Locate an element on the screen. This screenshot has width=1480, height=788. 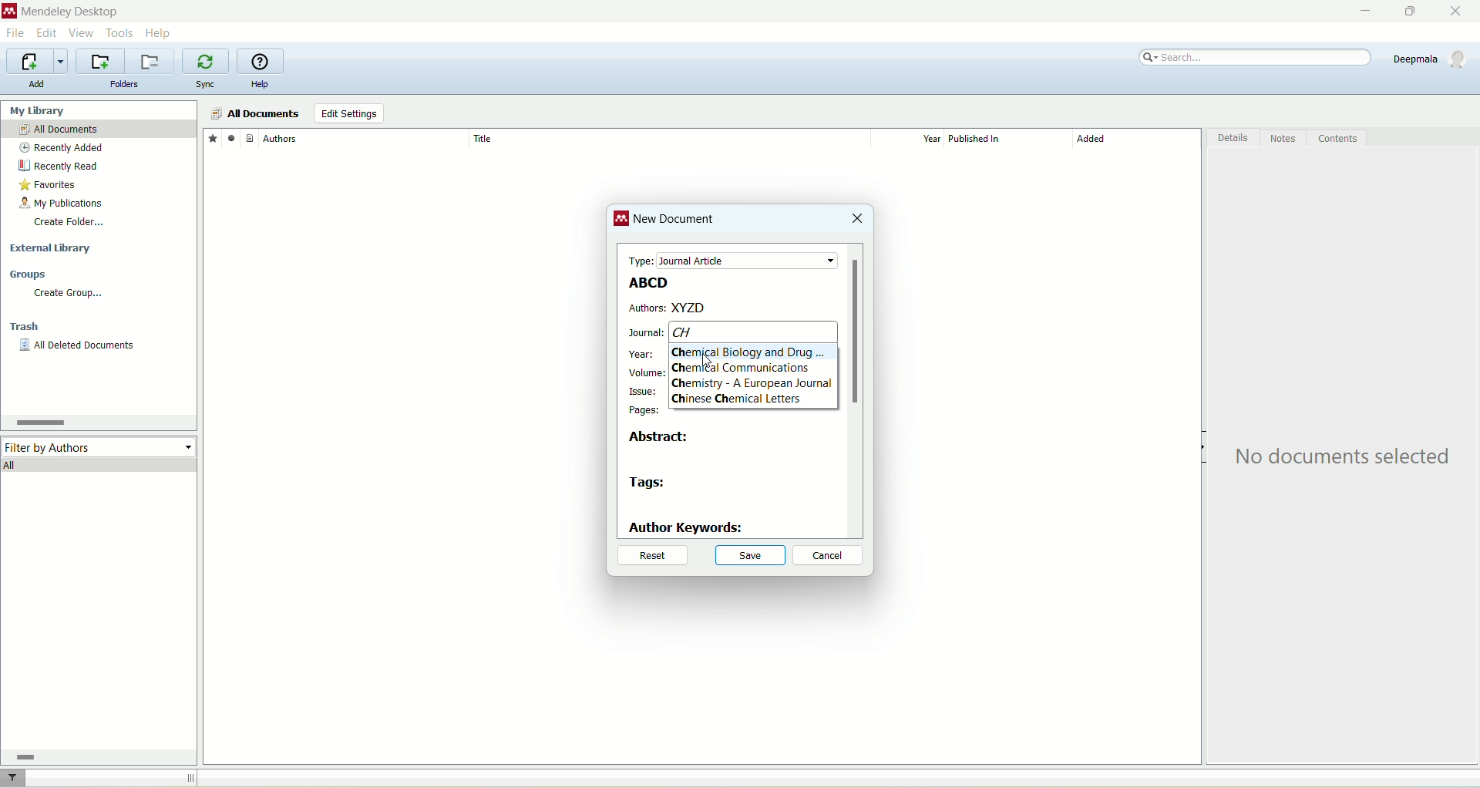
pages is located at coordinates (642, 412).